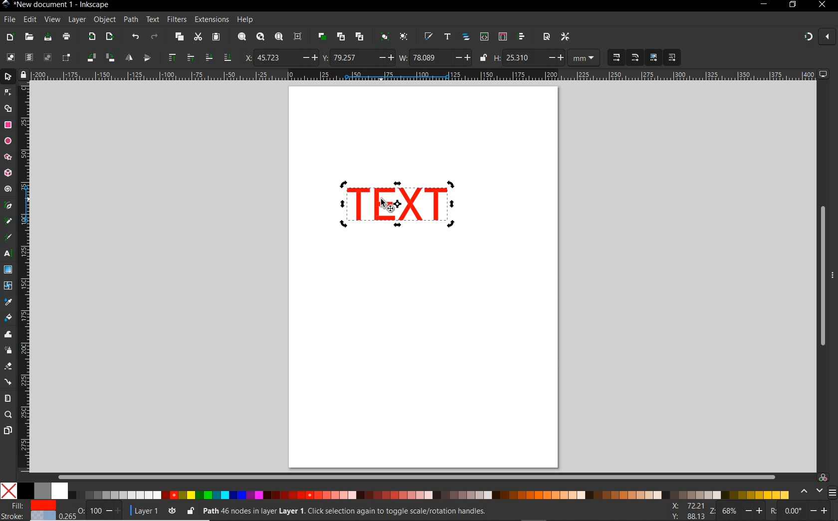  Describe the element at coordinates (298, 37) in the screenshot. I see `ZOOM CENTER PAGE` at that location.